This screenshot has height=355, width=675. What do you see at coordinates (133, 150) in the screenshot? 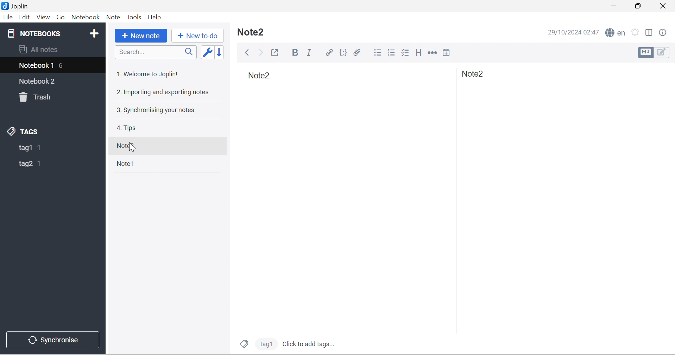
I see `cursor` at bounding box center [133, 150].